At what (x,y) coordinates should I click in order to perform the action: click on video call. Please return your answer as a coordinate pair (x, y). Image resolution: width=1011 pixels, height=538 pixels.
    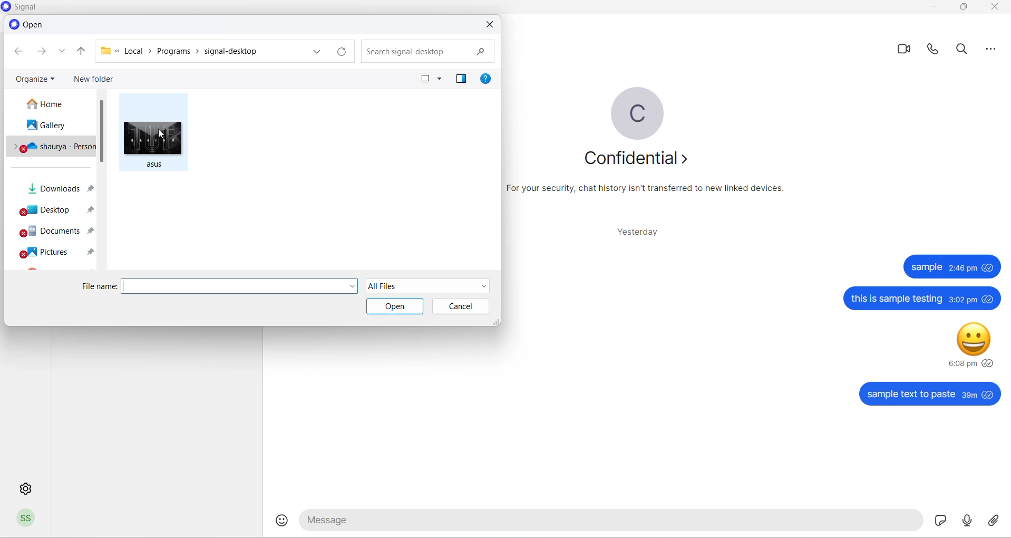
    Looking at the image, I should click on (905, 50).